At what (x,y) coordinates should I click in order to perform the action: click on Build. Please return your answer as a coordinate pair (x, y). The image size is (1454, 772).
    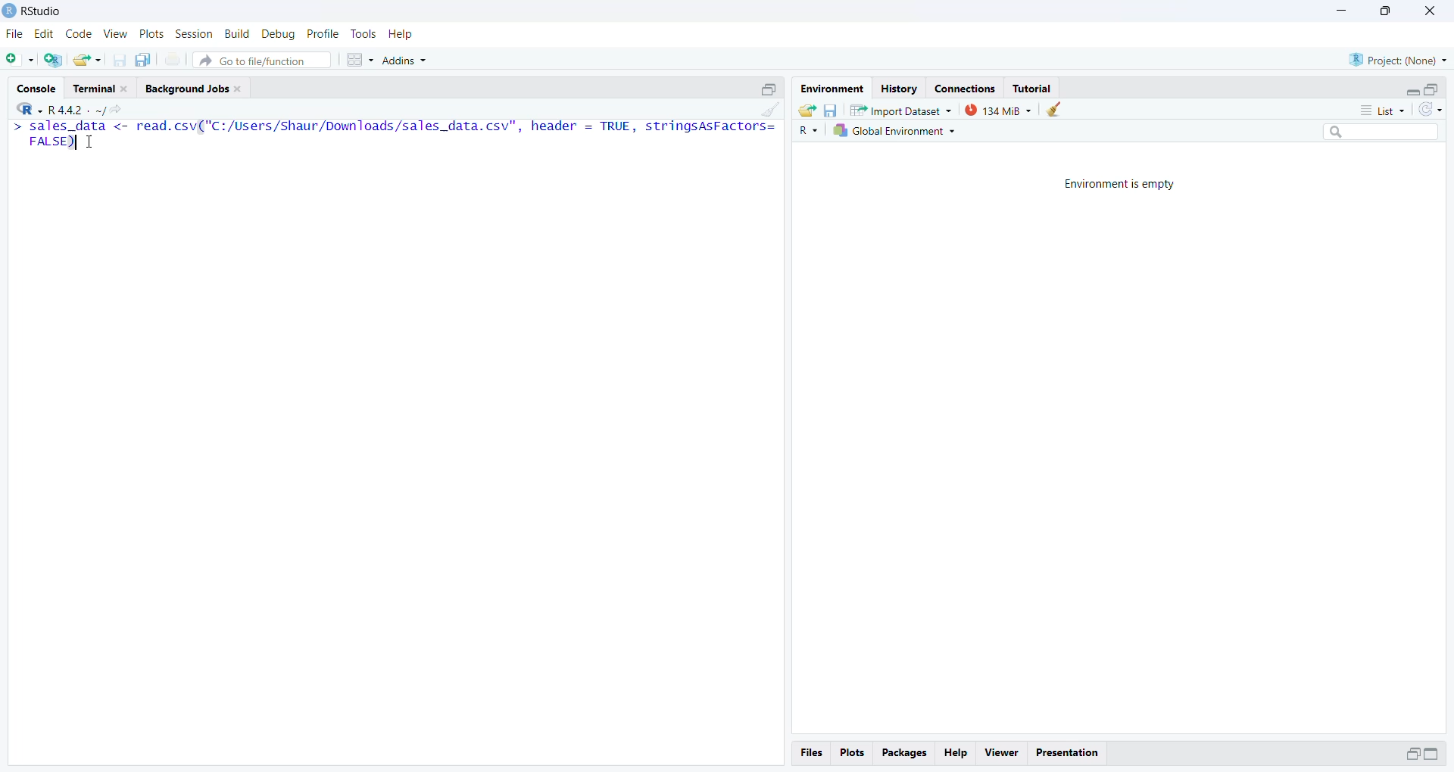
    Looking at the image, I should click on (238, 33).